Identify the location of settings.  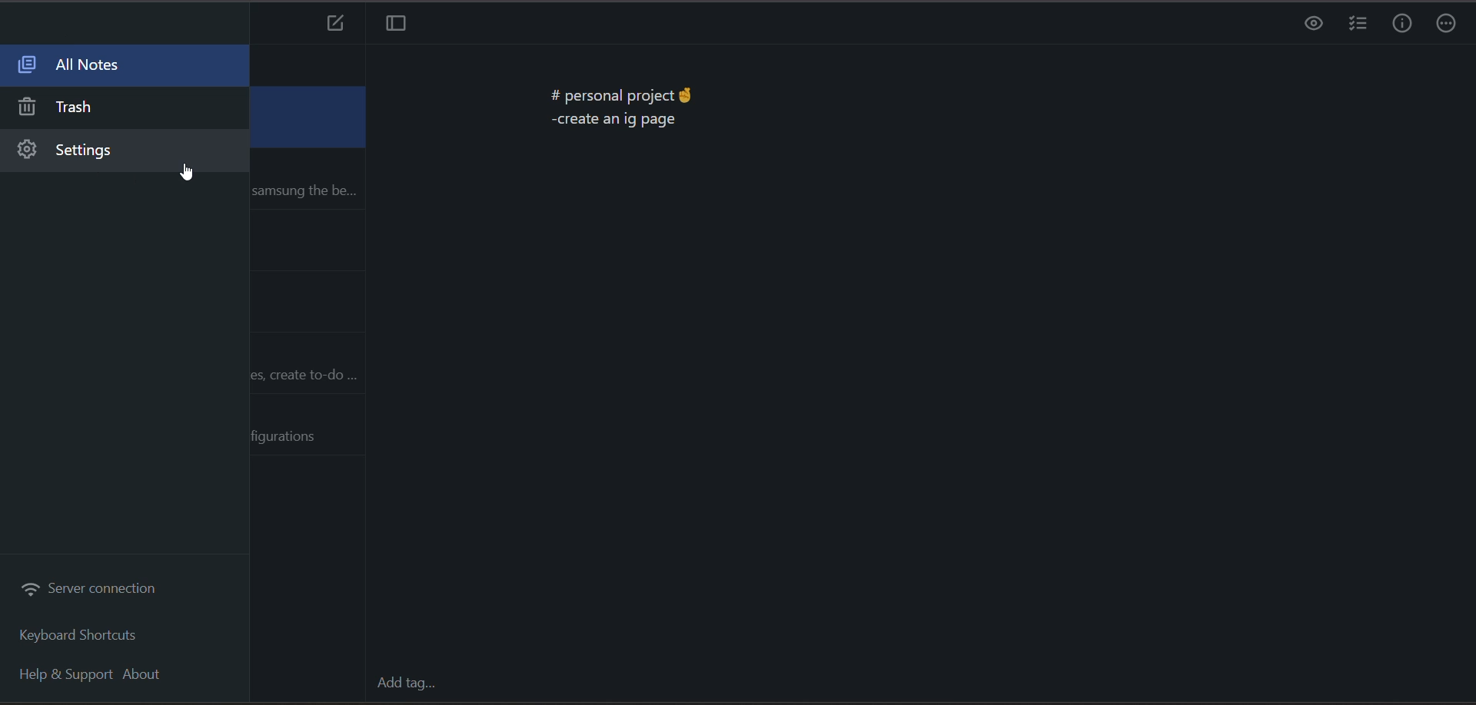
(114, 153).